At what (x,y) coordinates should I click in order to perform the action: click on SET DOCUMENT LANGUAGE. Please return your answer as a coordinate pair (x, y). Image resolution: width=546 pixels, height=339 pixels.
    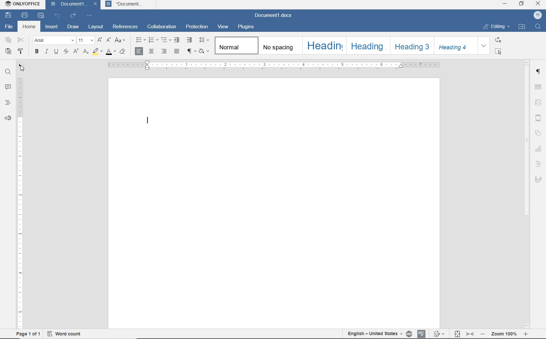
    Looking at the image, I should click on (409, 334).